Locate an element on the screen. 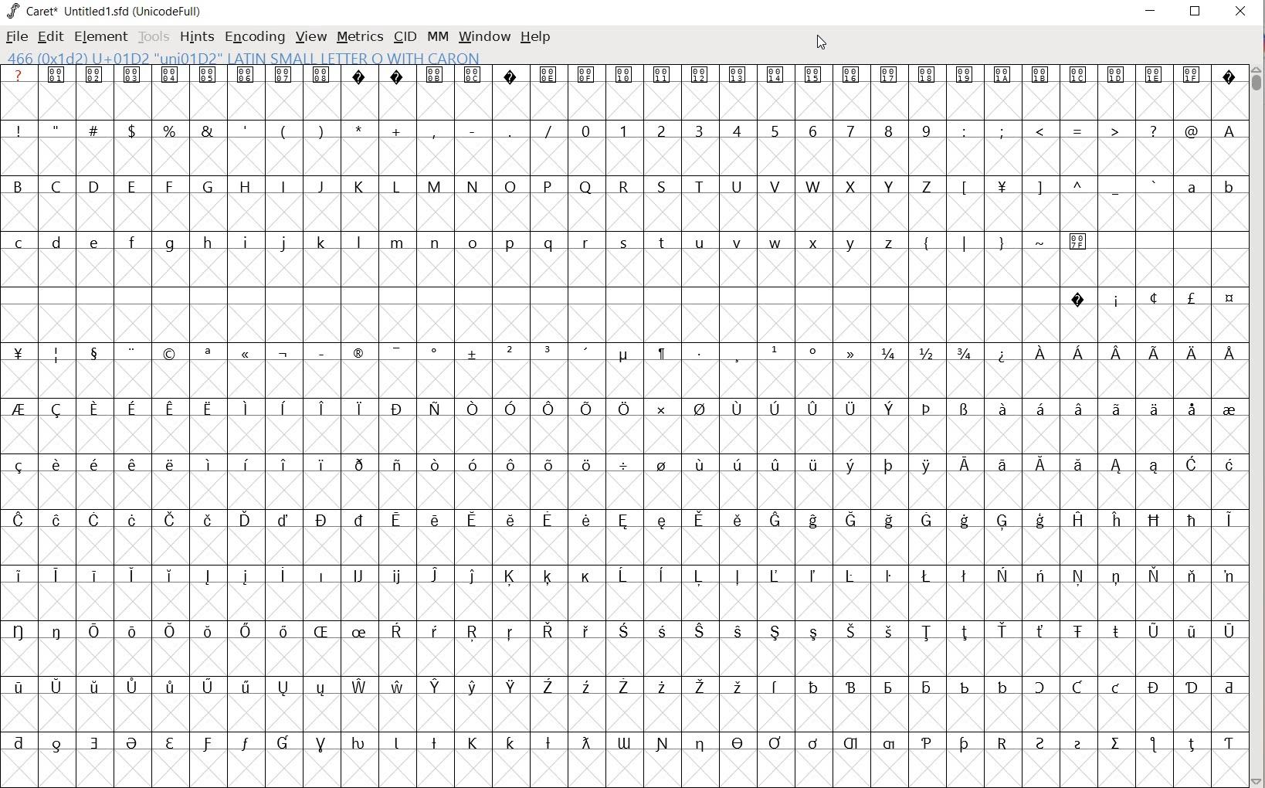 This screenshot has height=788, width=1265. MINIMIZE is located at coordinates (1151, 10).